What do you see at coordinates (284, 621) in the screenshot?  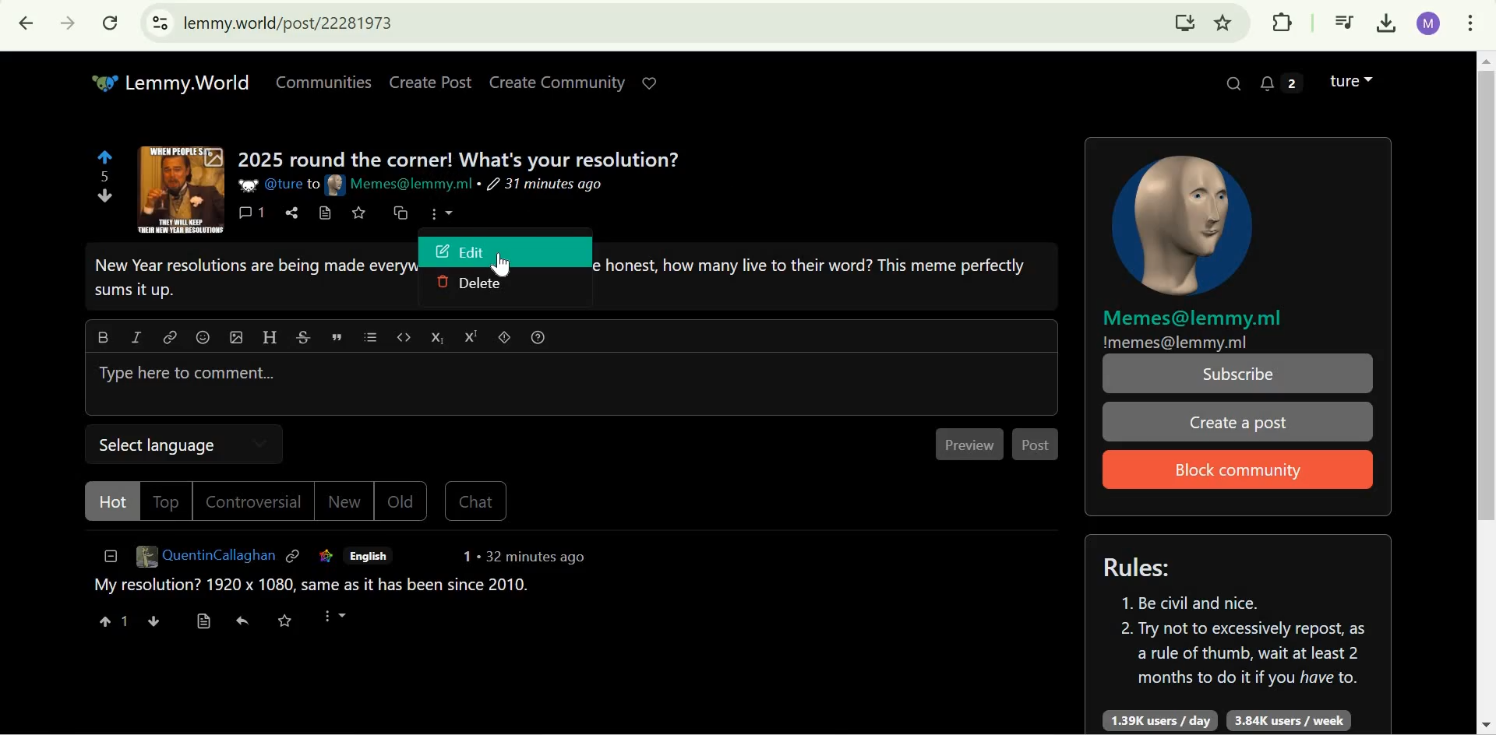 I see `save` at bounding box center [284, 621].